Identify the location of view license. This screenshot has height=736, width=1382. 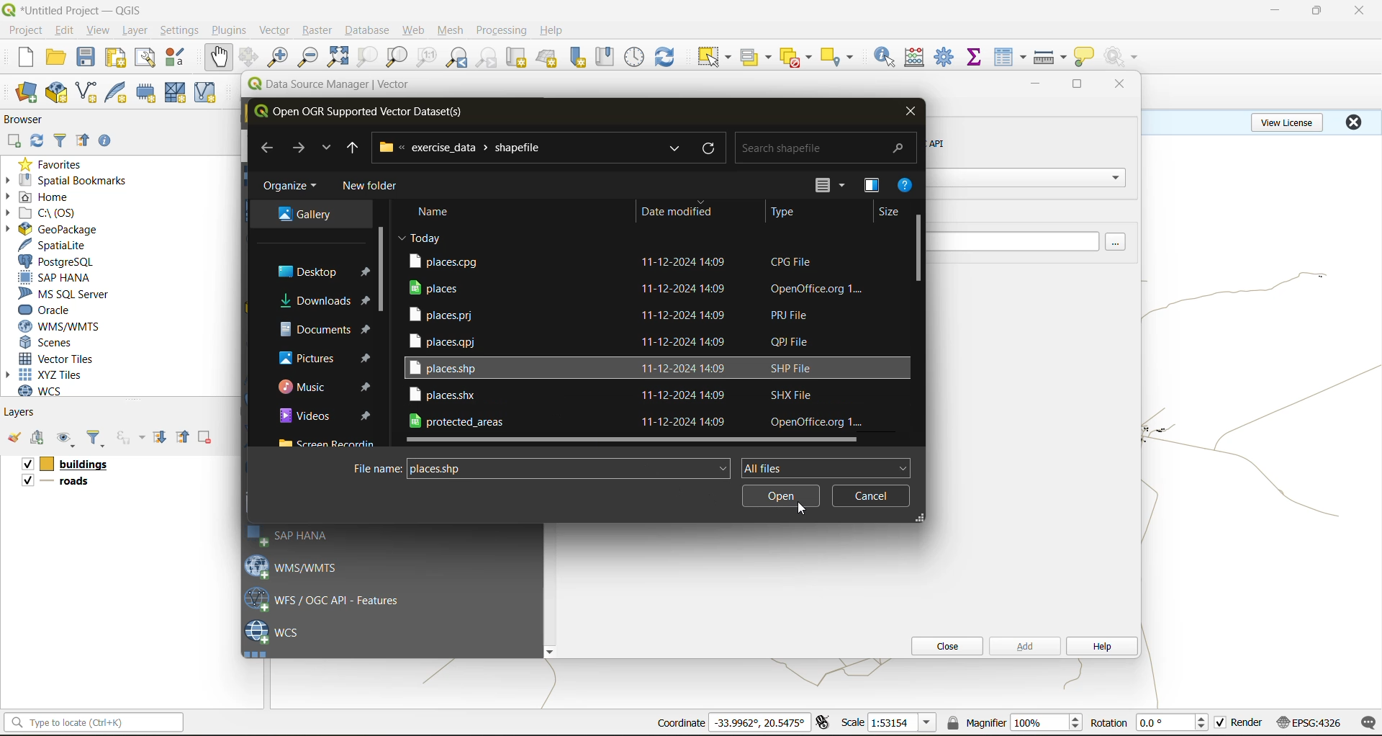
(1290, 120).